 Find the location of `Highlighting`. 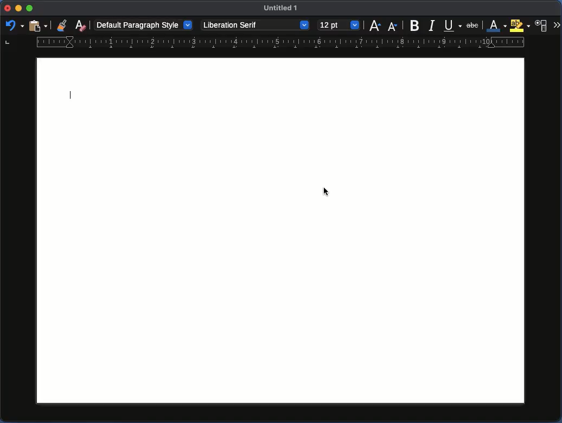

Highlighting is located at coordinates (521, 25).